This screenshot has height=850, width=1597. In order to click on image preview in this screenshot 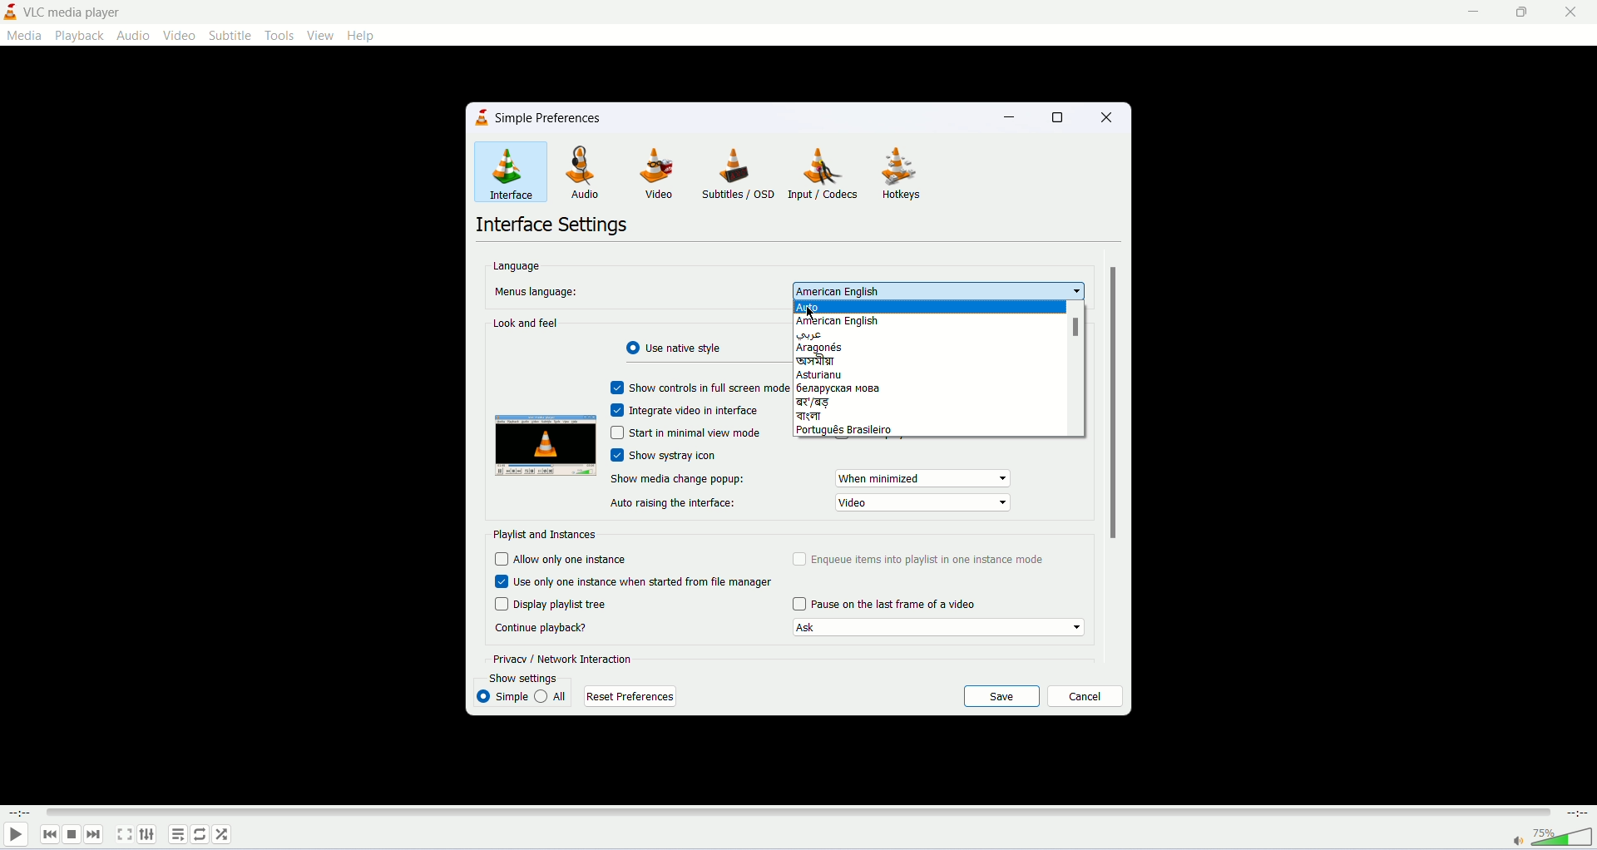, I will do `click(545, 446)`.